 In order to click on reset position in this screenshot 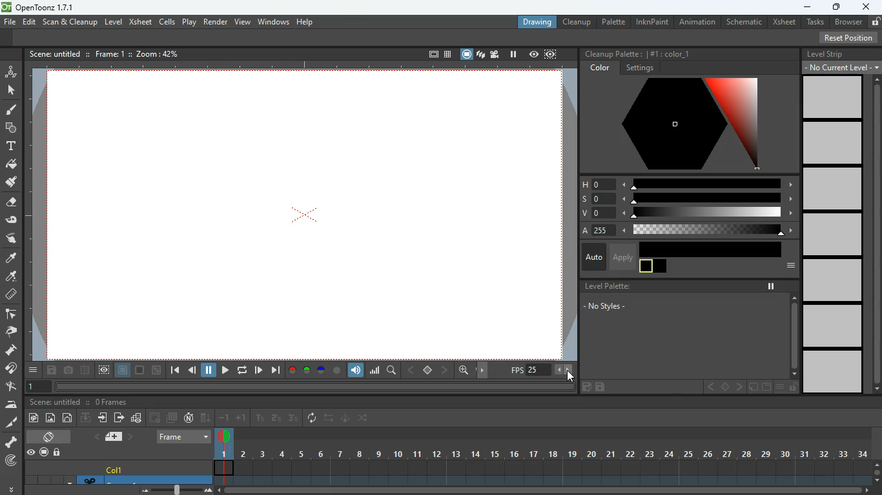, I will do `click(848, 37)`.